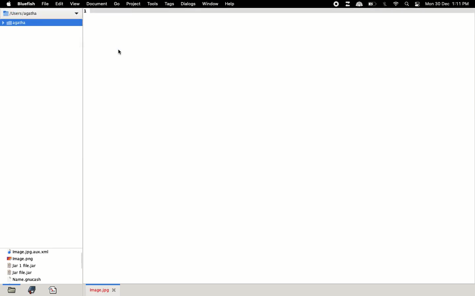  Describe the element at coordinates (152, 4) in the screenshot. I see `tools` at that location.